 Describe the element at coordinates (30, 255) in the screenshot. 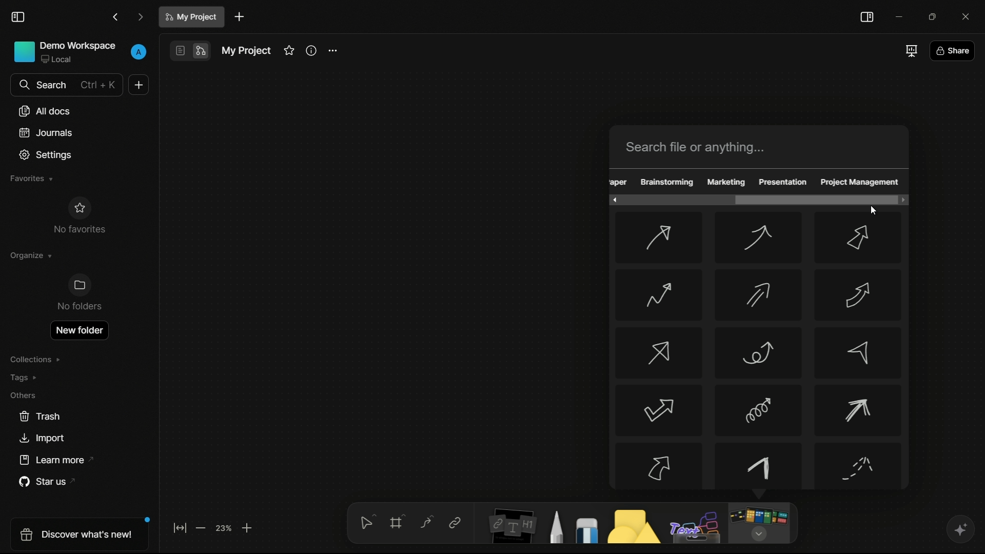

I see `organize` at that location.